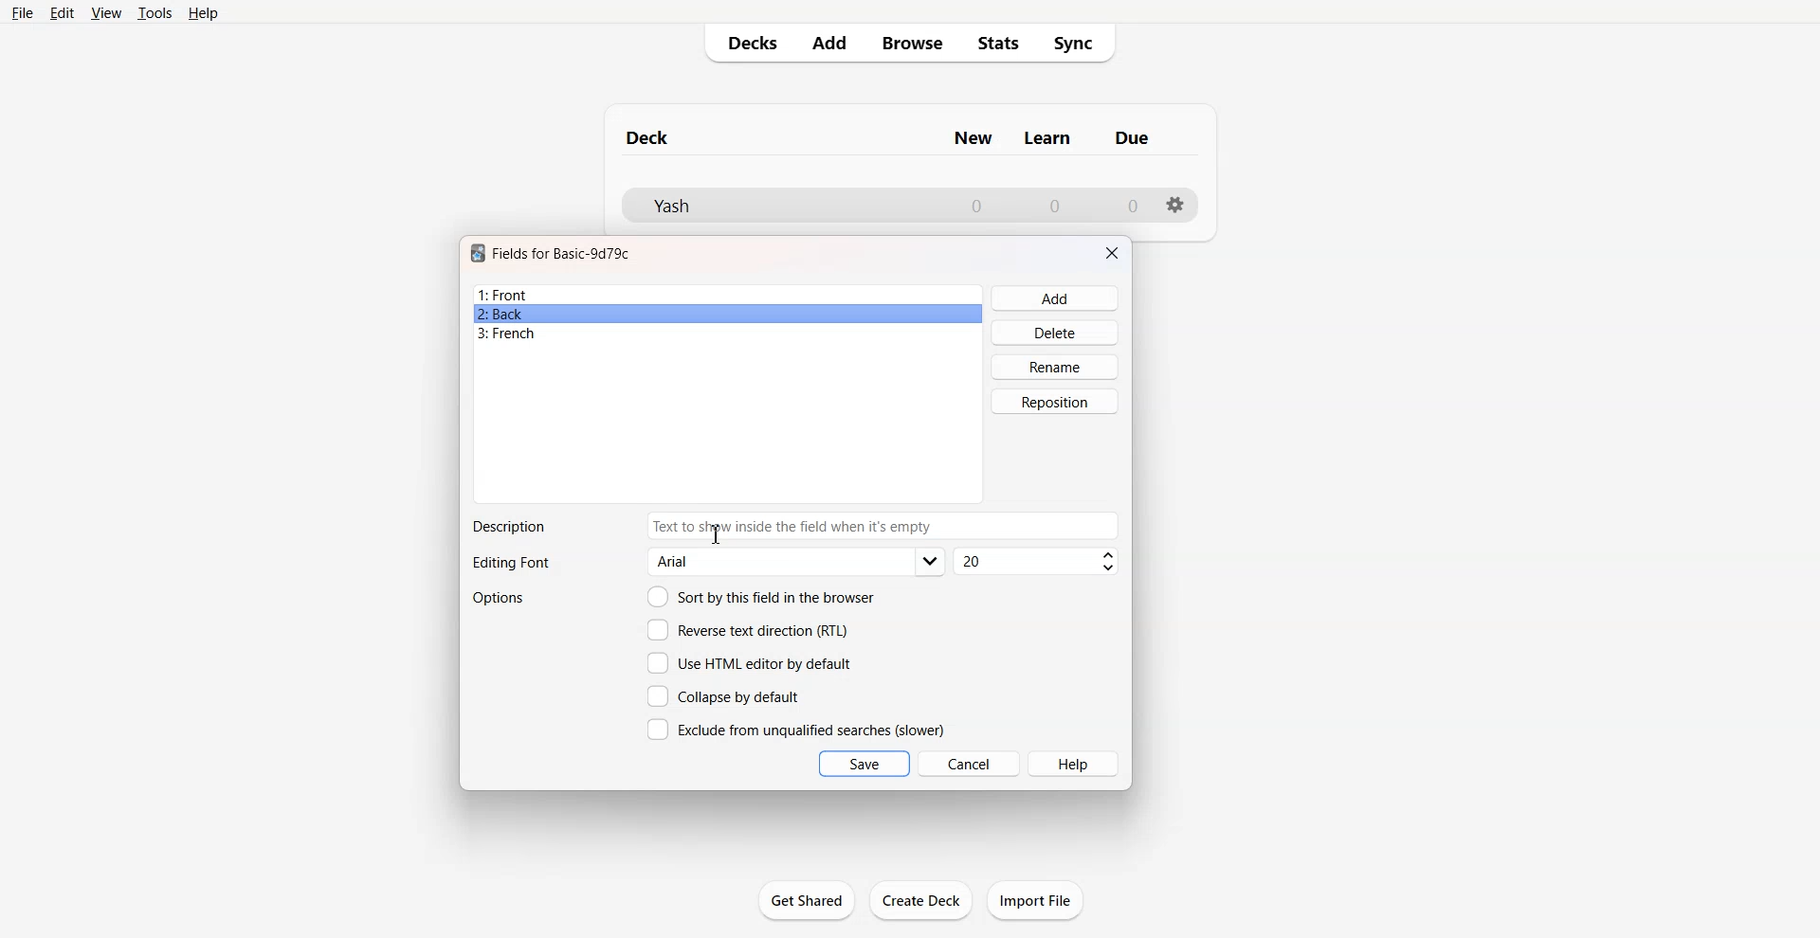  What do you see at coordinates (1056, 332) in the screenshot?
I see `Delete` at bounding box center [1056, 332].